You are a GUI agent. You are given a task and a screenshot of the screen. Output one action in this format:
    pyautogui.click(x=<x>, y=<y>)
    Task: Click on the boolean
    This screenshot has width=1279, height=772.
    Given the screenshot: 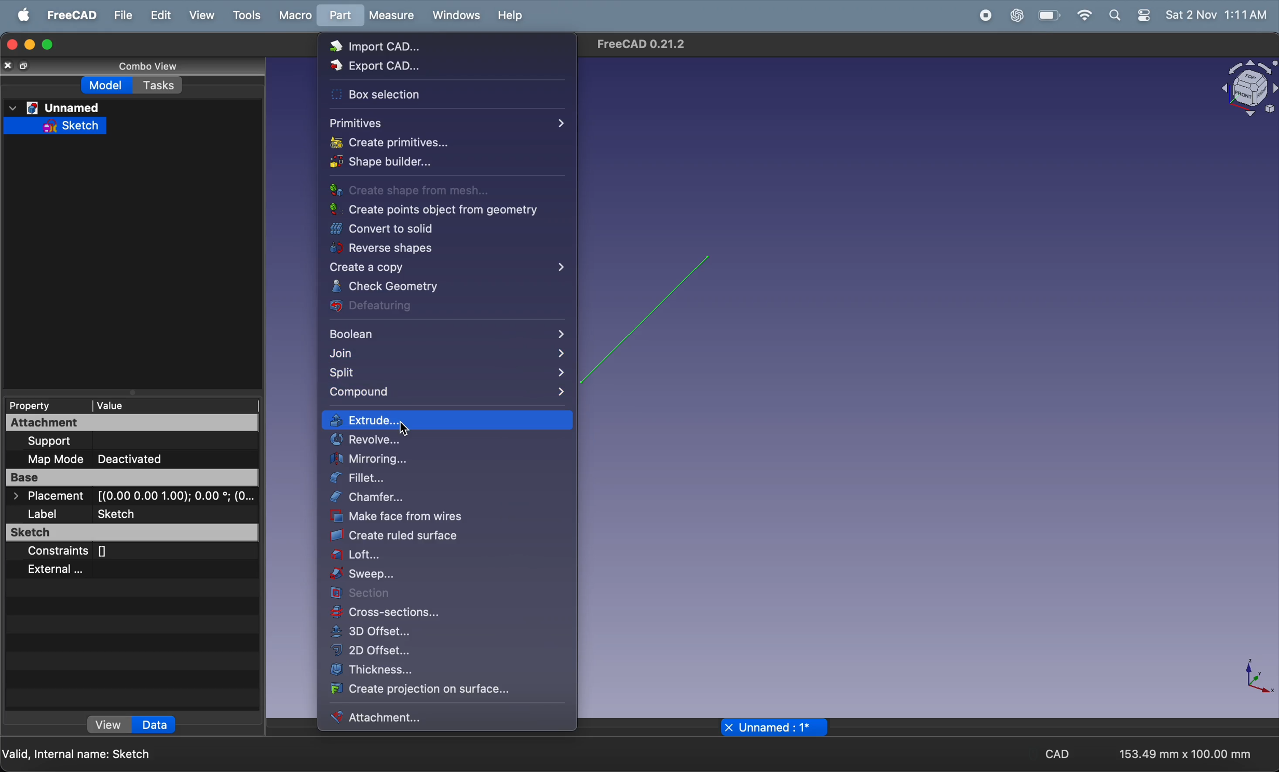 What is the action you would take?
    pyautogui.click(x=447, y=335)
    